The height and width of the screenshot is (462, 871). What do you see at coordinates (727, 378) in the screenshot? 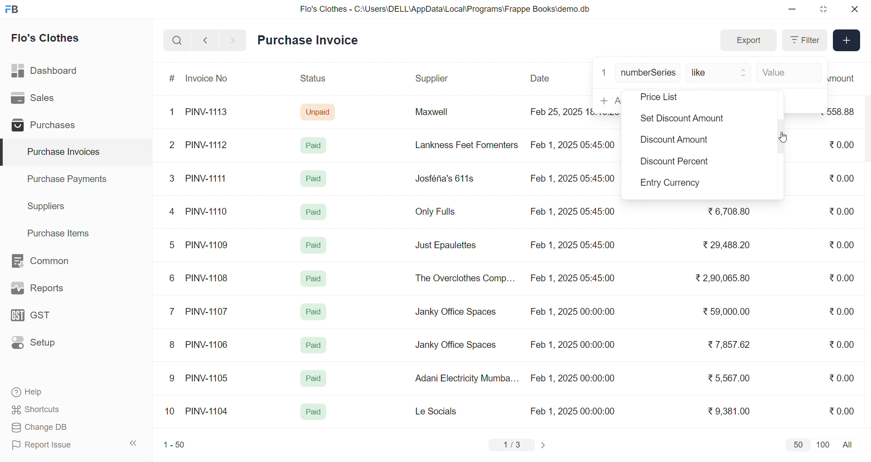
I see `₹ 5,567.00` at bounding box center [727, 378].